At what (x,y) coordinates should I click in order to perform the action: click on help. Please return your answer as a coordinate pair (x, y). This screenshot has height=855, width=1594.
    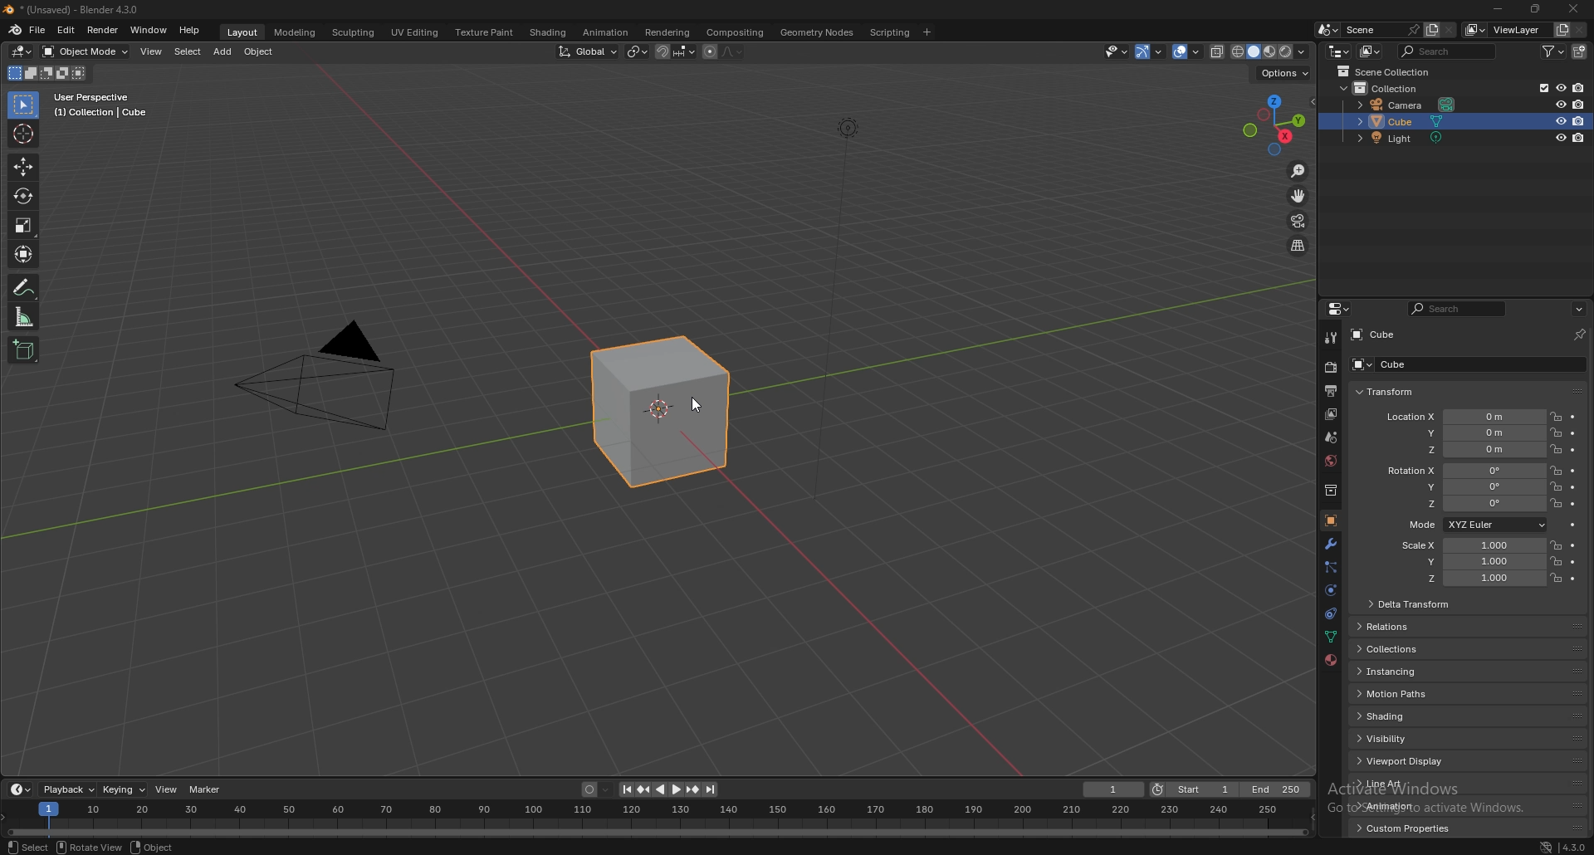
    Looking at the image, I should click on (190, 31).